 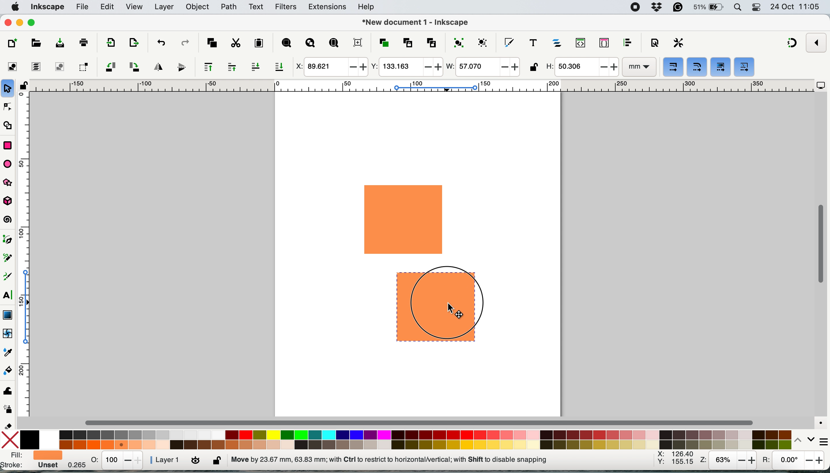 What do you see at coordinates (160, 42) in the screenshot?
I see `undo` at bounding box center [160, 42].